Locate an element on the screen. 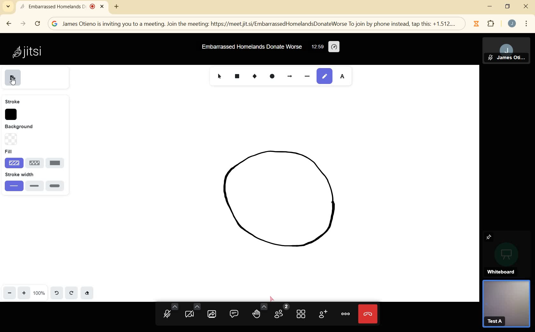  BACK is located at coordinates (10, 23).